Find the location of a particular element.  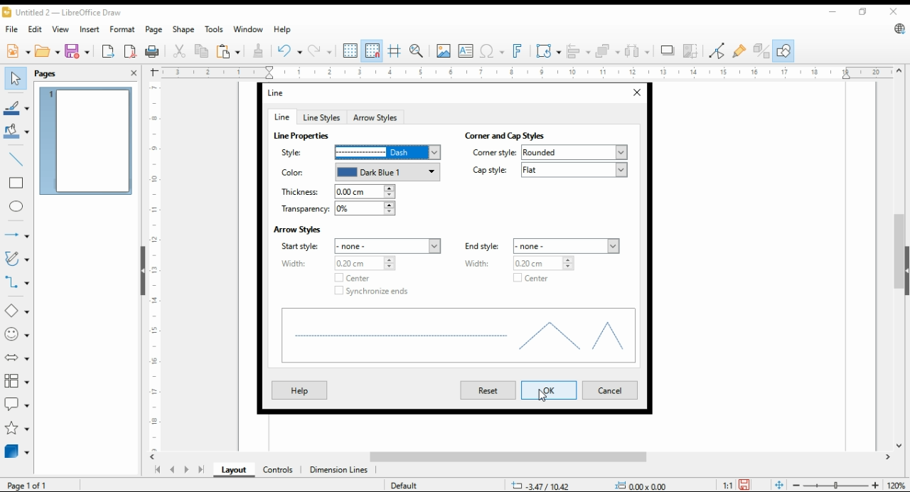

line pattern is located at coordinates (303, 136).